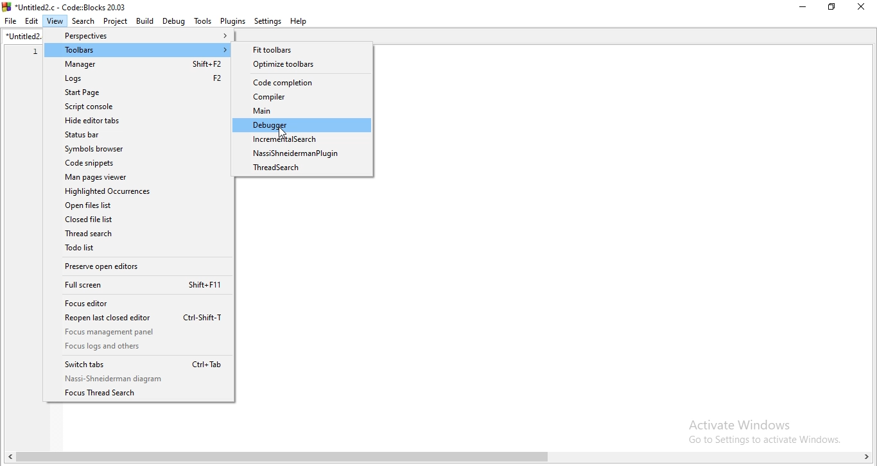 The height and width of the screenshot is (466, 877). Describe the element at coordinates (298, 21) in the screenshot. I see `help` at that location.